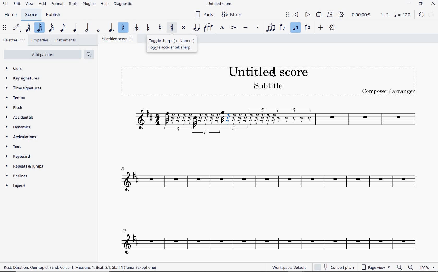 This screenshot has width=438, height=272. Describe the element at coordinates (171, 28) in the screenshot. I see `TOGGLE SHARP` at that location.